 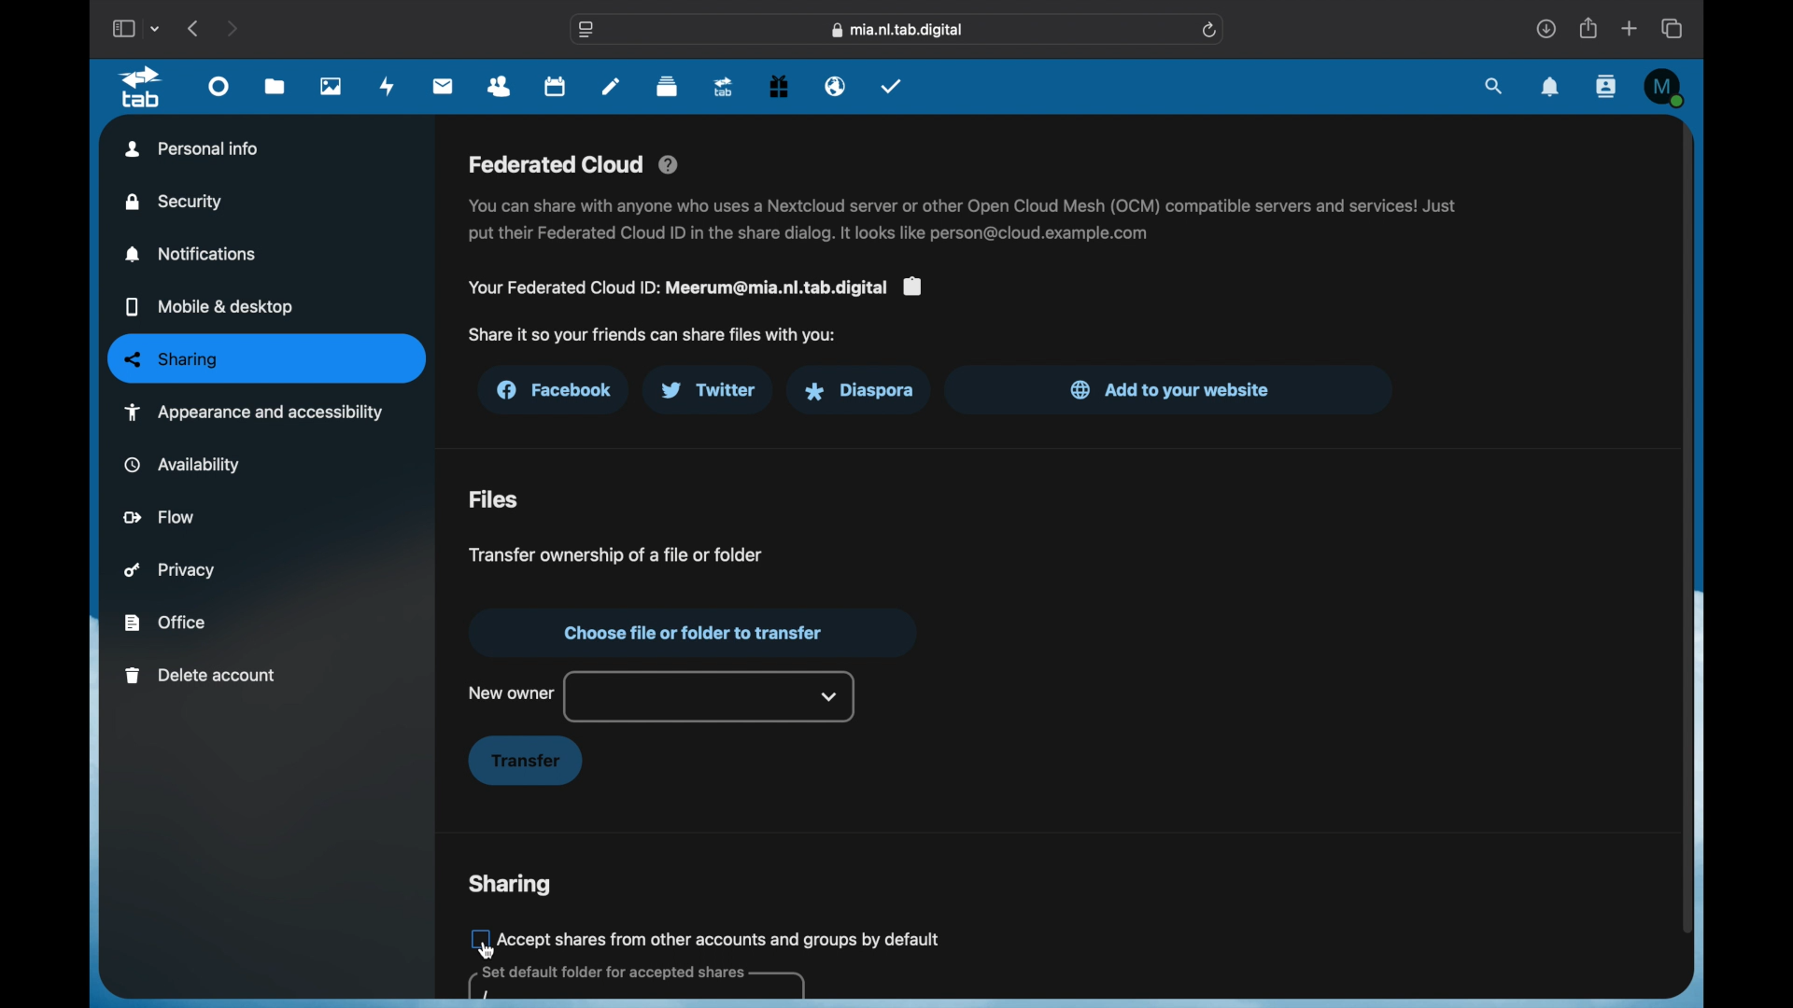 I want to click on twitter, so click(x=708, y=390).